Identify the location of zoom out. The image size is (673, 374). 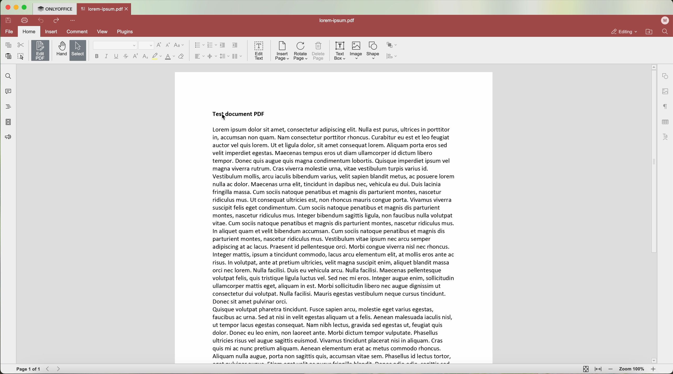
(612, 370).